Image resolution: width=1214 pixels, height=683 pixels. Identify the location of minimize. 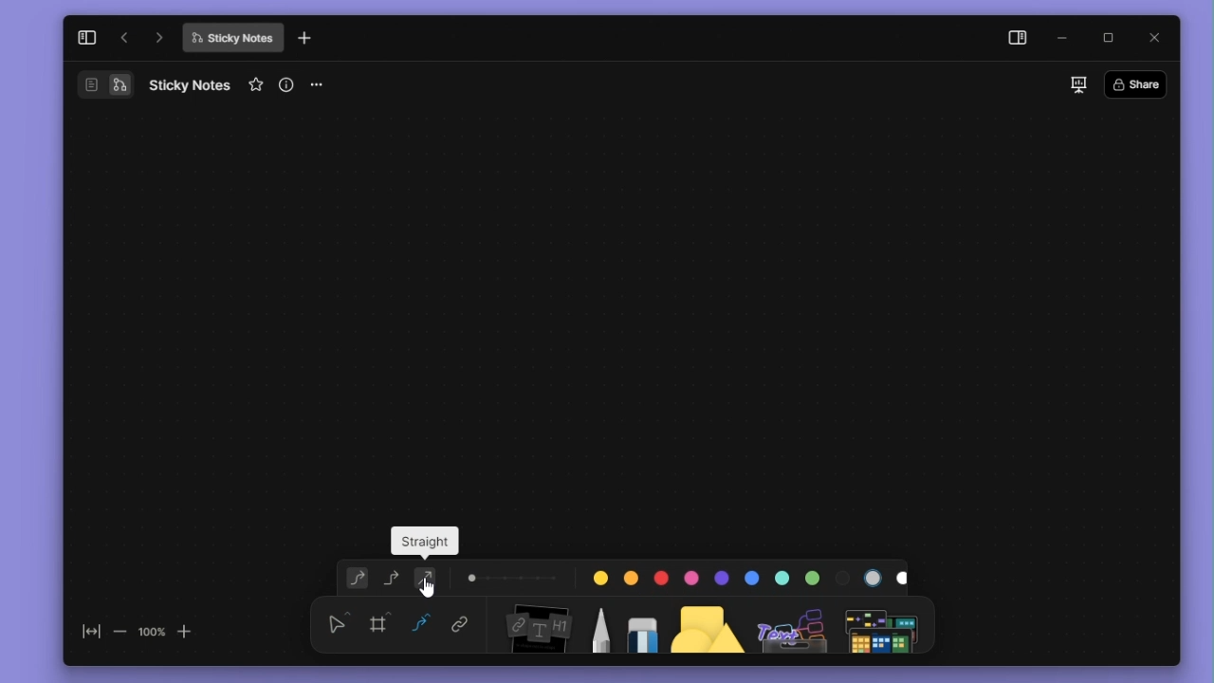
(1067, 39).